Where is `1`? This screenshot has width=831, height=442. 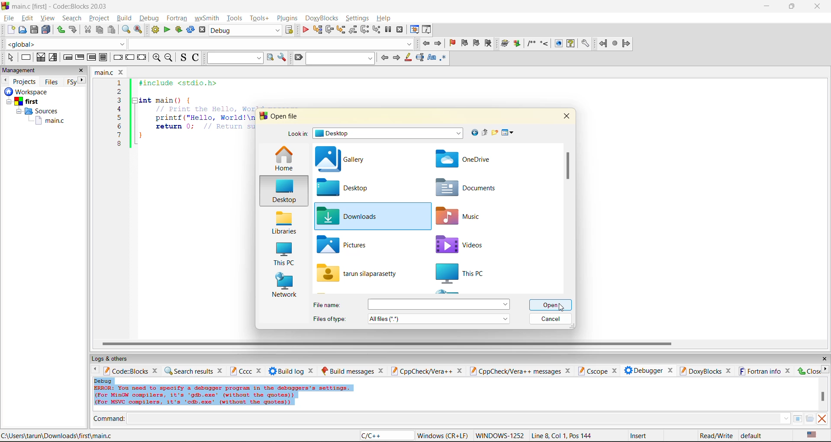
1 is located at coordinates (120, 83).